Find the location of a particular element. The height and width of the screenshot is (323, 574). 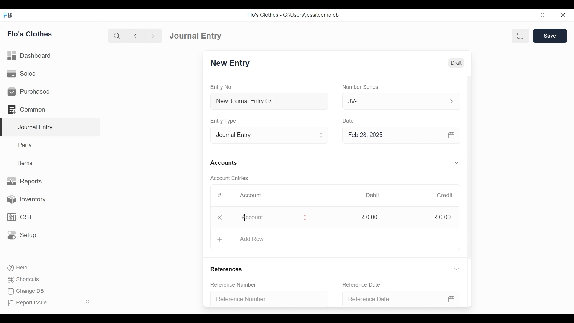

Journal Entry is located at coordinates (198, 36).